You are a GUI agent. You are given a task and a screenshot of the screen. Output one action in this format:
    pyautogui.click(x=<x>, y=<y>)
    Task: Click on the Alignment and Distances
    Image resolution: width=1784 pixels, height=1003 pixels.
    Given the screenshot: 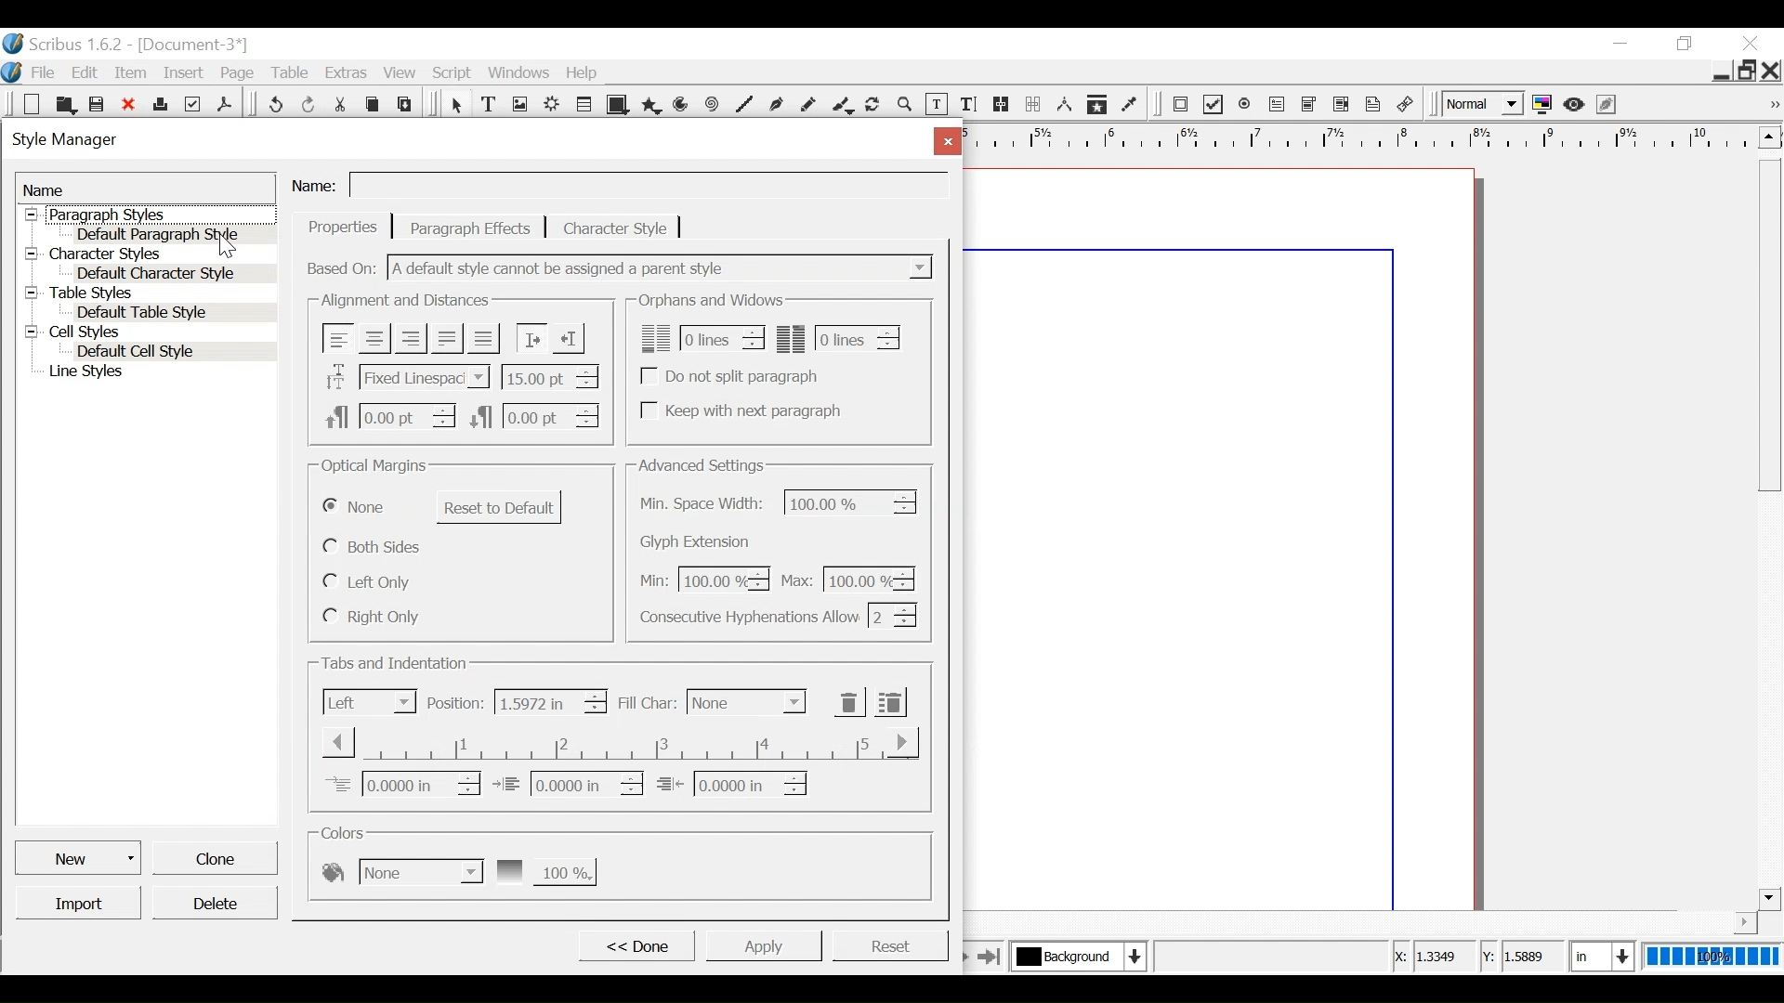 What is the action you would take?
    pyautogui.click(x=405, y=301)
    